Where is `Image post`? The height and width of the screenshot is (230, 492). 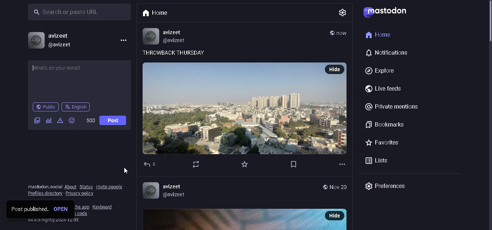 Image post is located at coordinates (244, 218).